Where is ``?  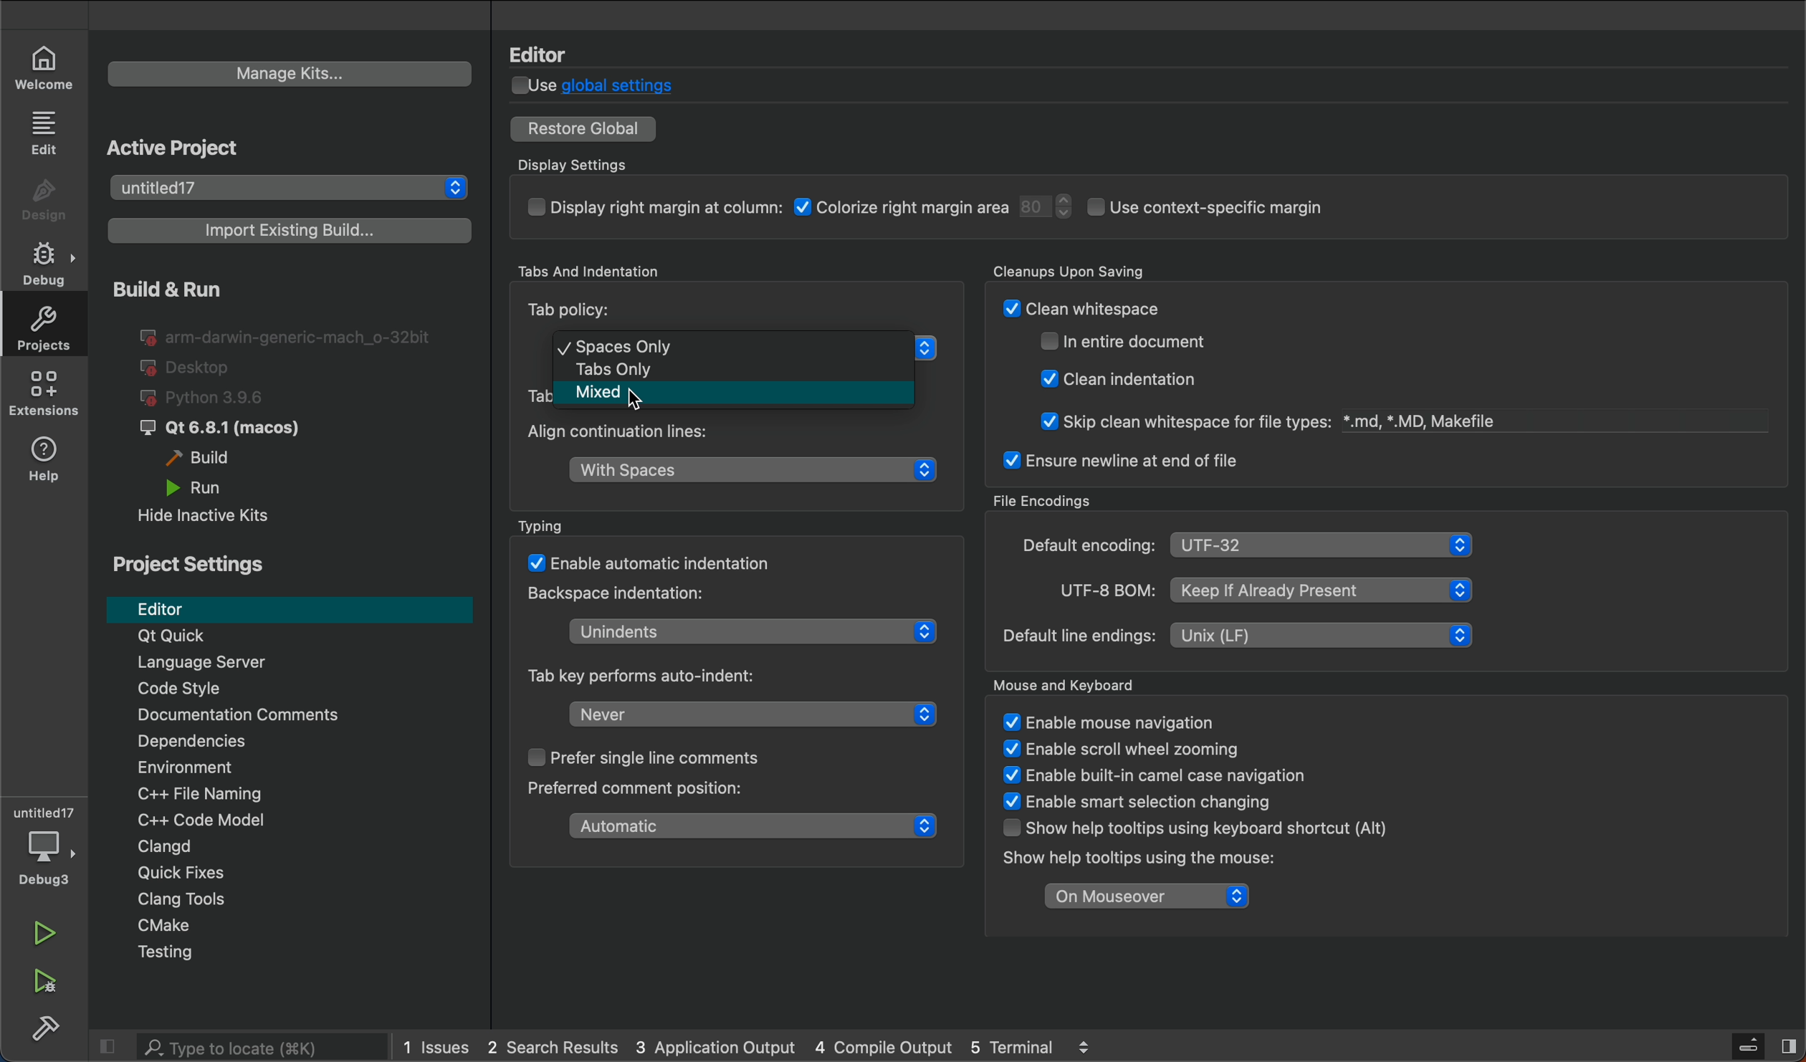
 is located at coordinates (637, 373).